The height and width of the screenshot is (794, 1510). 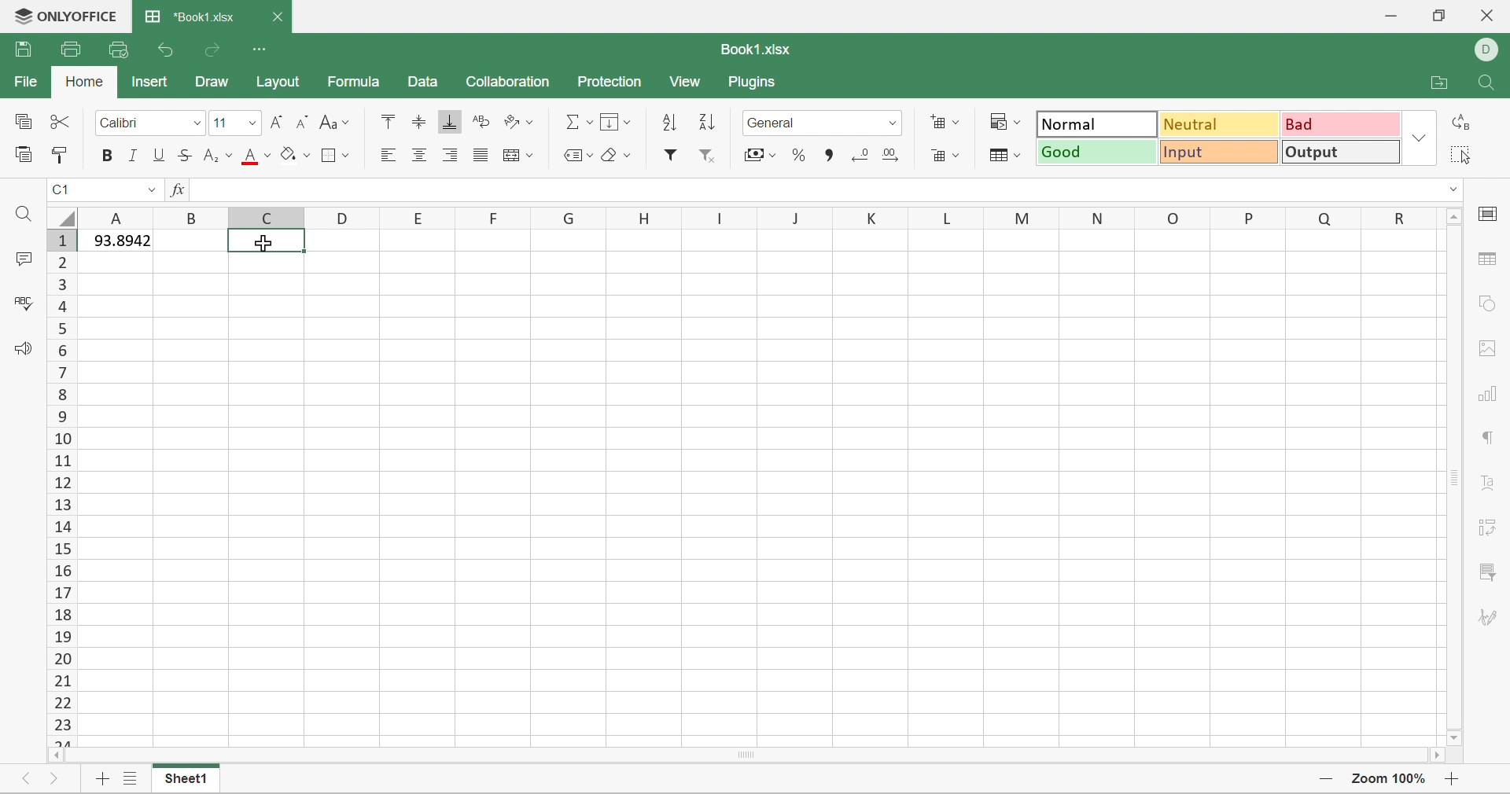 What do you see at coordinates (53, 781) in the screenshot?
I see `Next` at bounding box center [53, 781].